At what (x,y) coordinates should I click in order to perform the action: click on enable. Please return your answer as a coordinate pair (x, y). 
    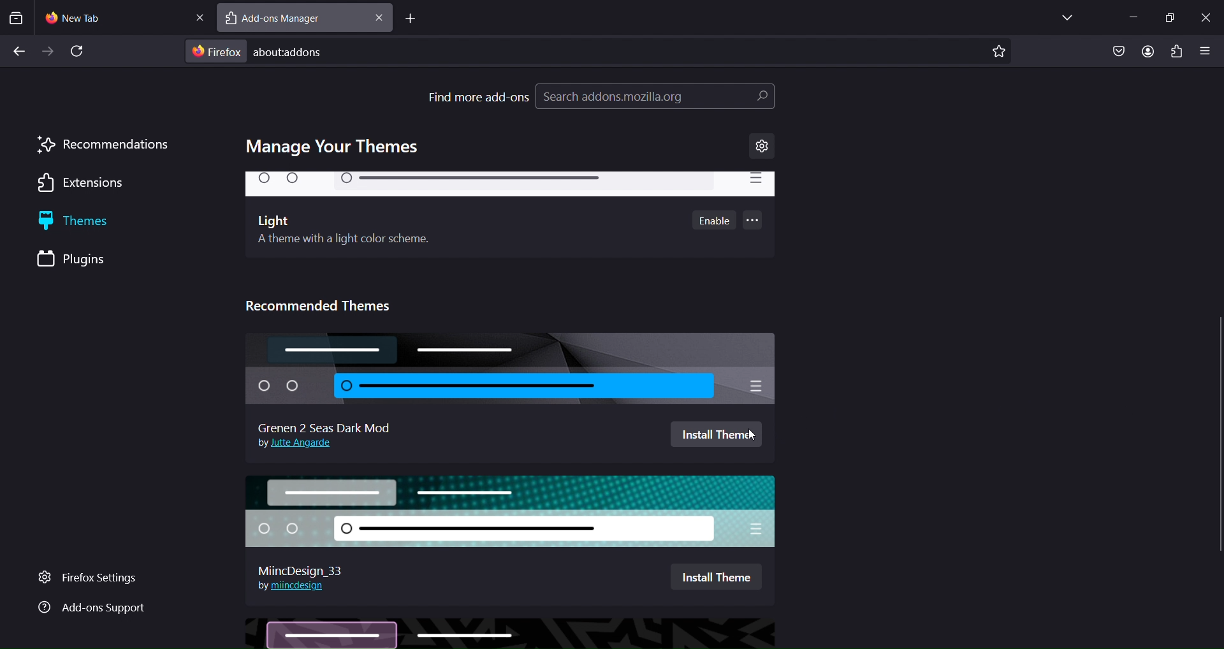
    Looking at the image, I should click on (715, 220).